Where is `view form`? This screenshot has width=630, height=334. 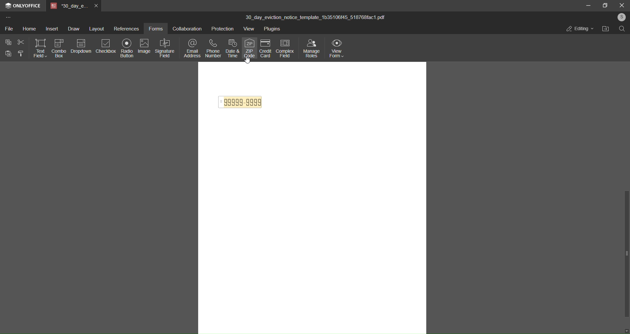 view form is located at coordinates (337, 48).